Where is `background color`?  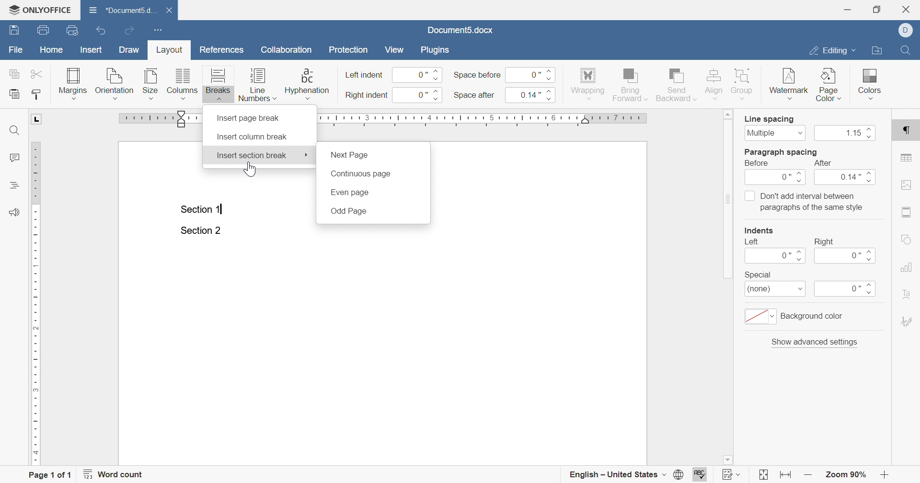 background color is located at coordinates (796, 316).